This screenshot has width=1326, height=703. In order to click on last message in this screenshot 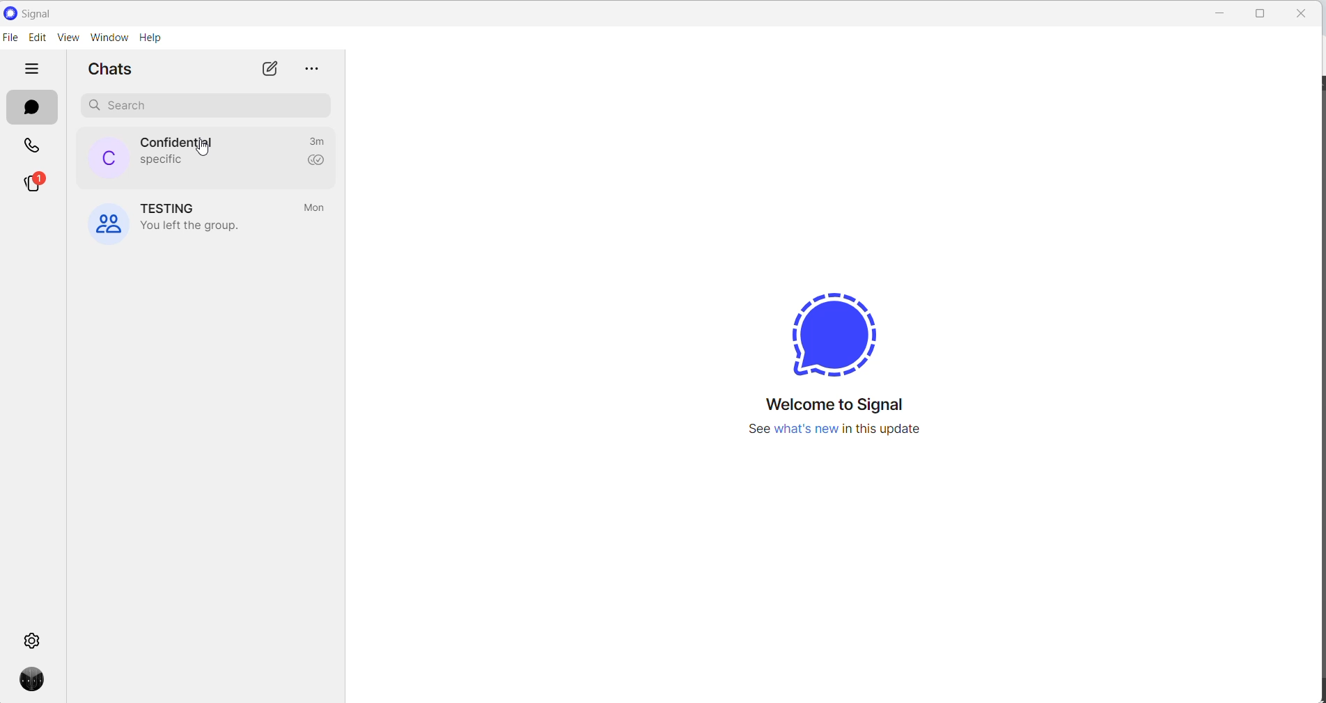, I will do `click(159, 160)`.